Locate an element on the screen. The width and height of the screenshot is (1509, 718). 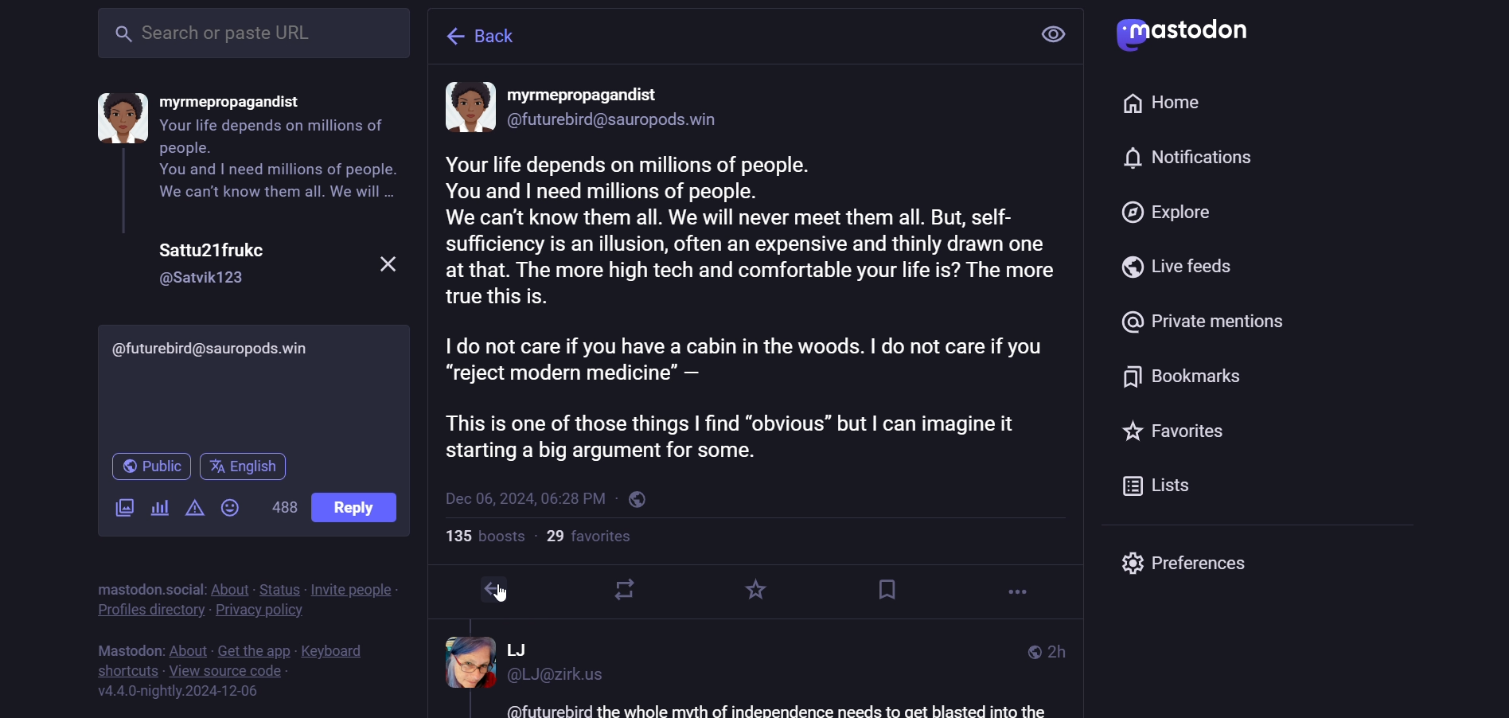
profiles is located at coordinates (149, 611).